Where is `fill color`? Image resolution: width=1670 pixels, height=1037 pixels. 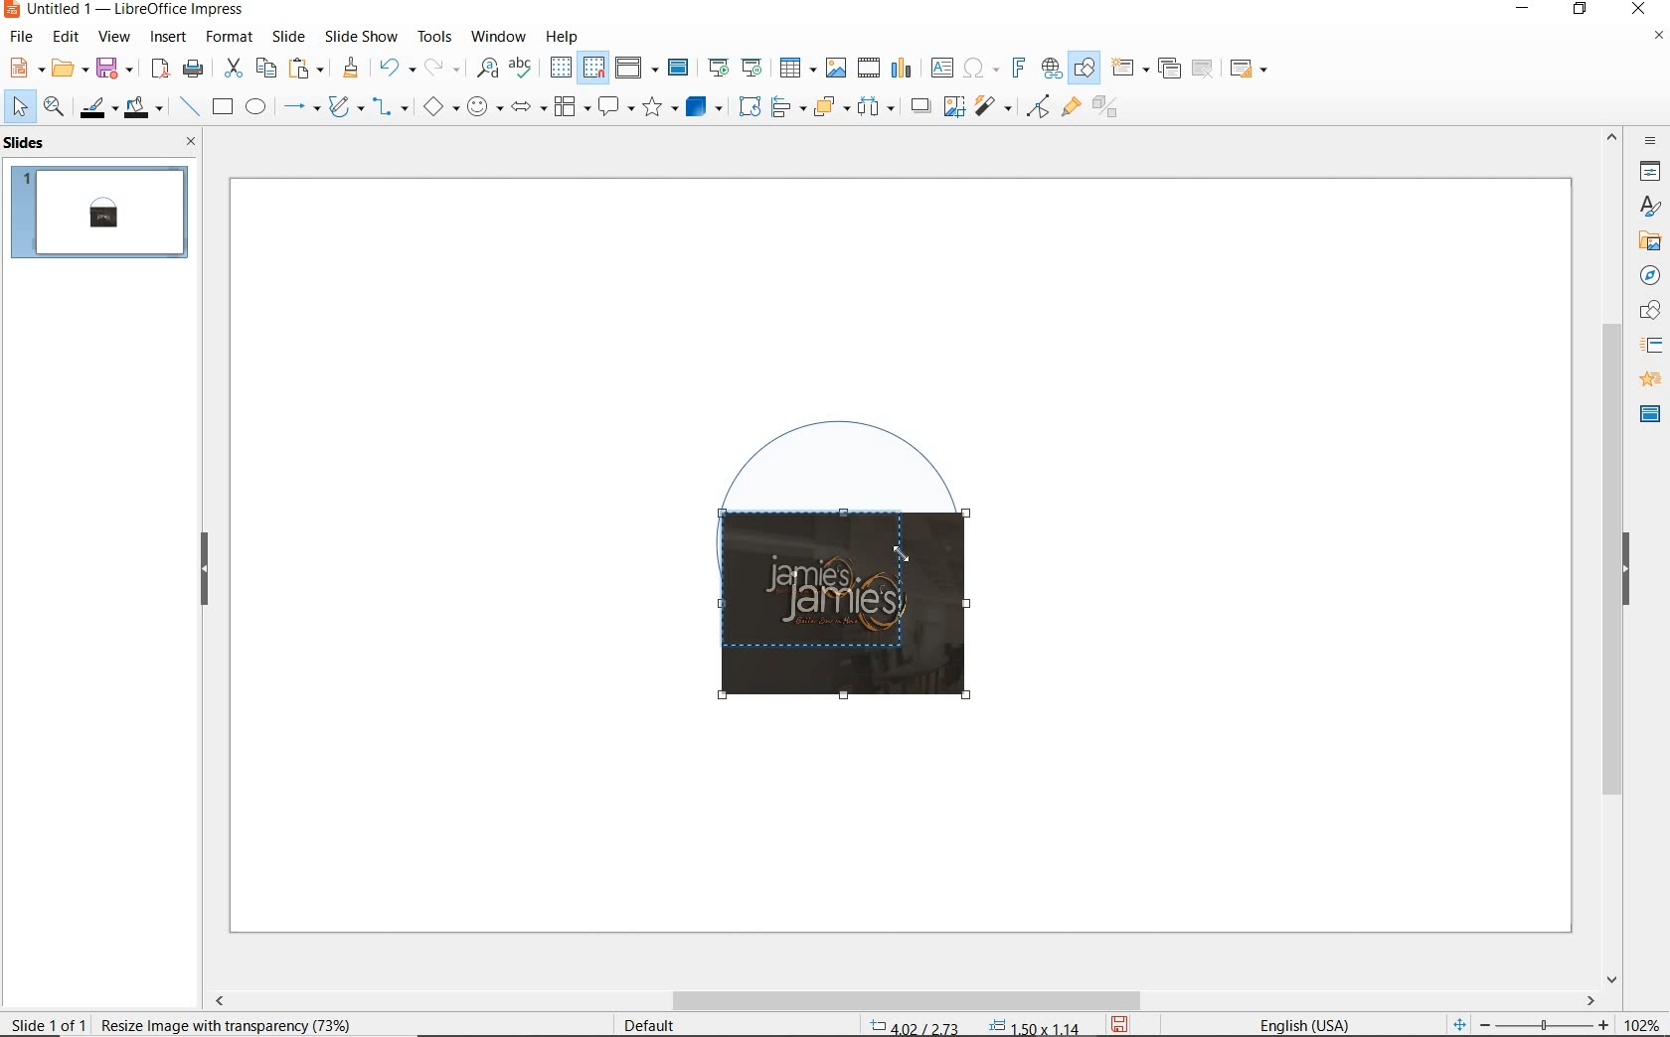 fill color is located at coordinates (146, 108).